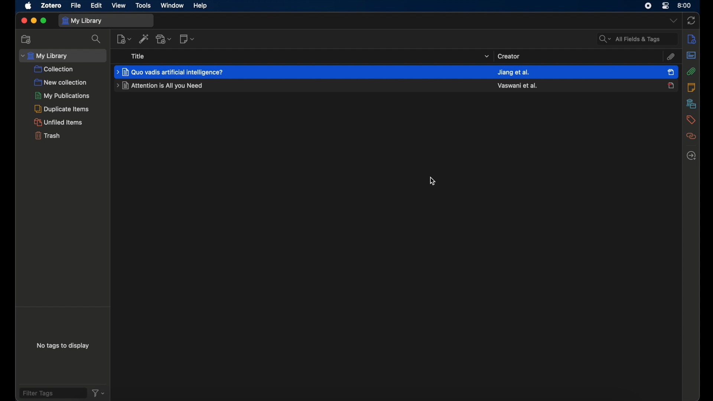 This screenshot has height=401, width=713. What do you see at coordinates (27, 39) in the screenshot?
I see `new collection` at bounding box center [27, 39].